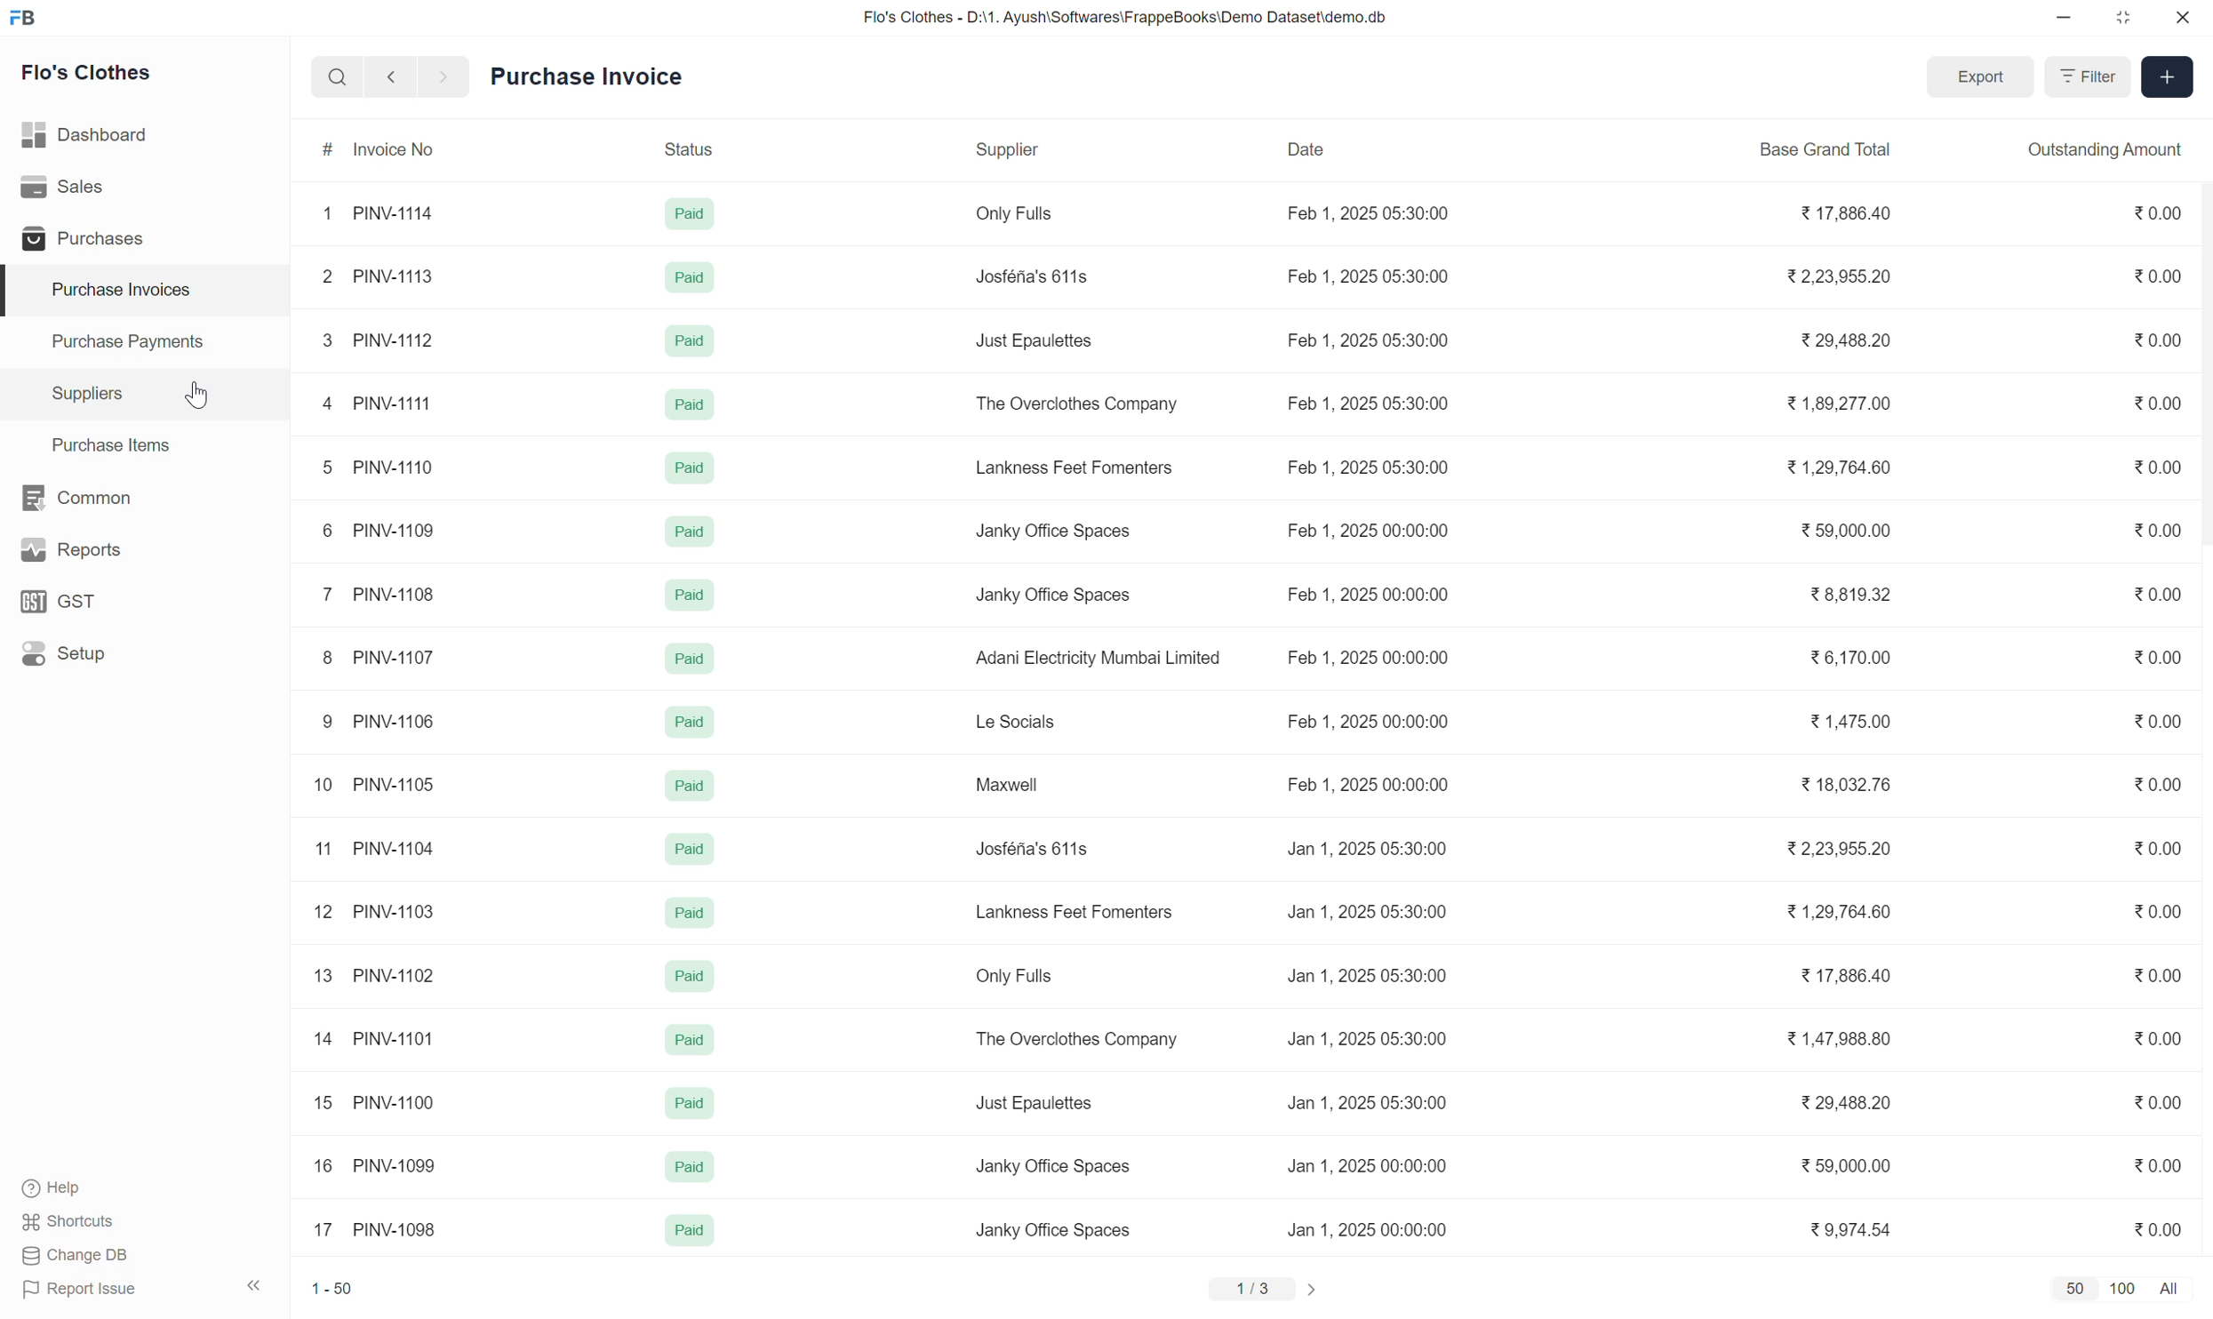 This screenshot has width=2213, height=1319. Describe the element at coordinates (1369, 1229) in the screenshot. I see `Jan 1, 2025 00:00:00` at that location.